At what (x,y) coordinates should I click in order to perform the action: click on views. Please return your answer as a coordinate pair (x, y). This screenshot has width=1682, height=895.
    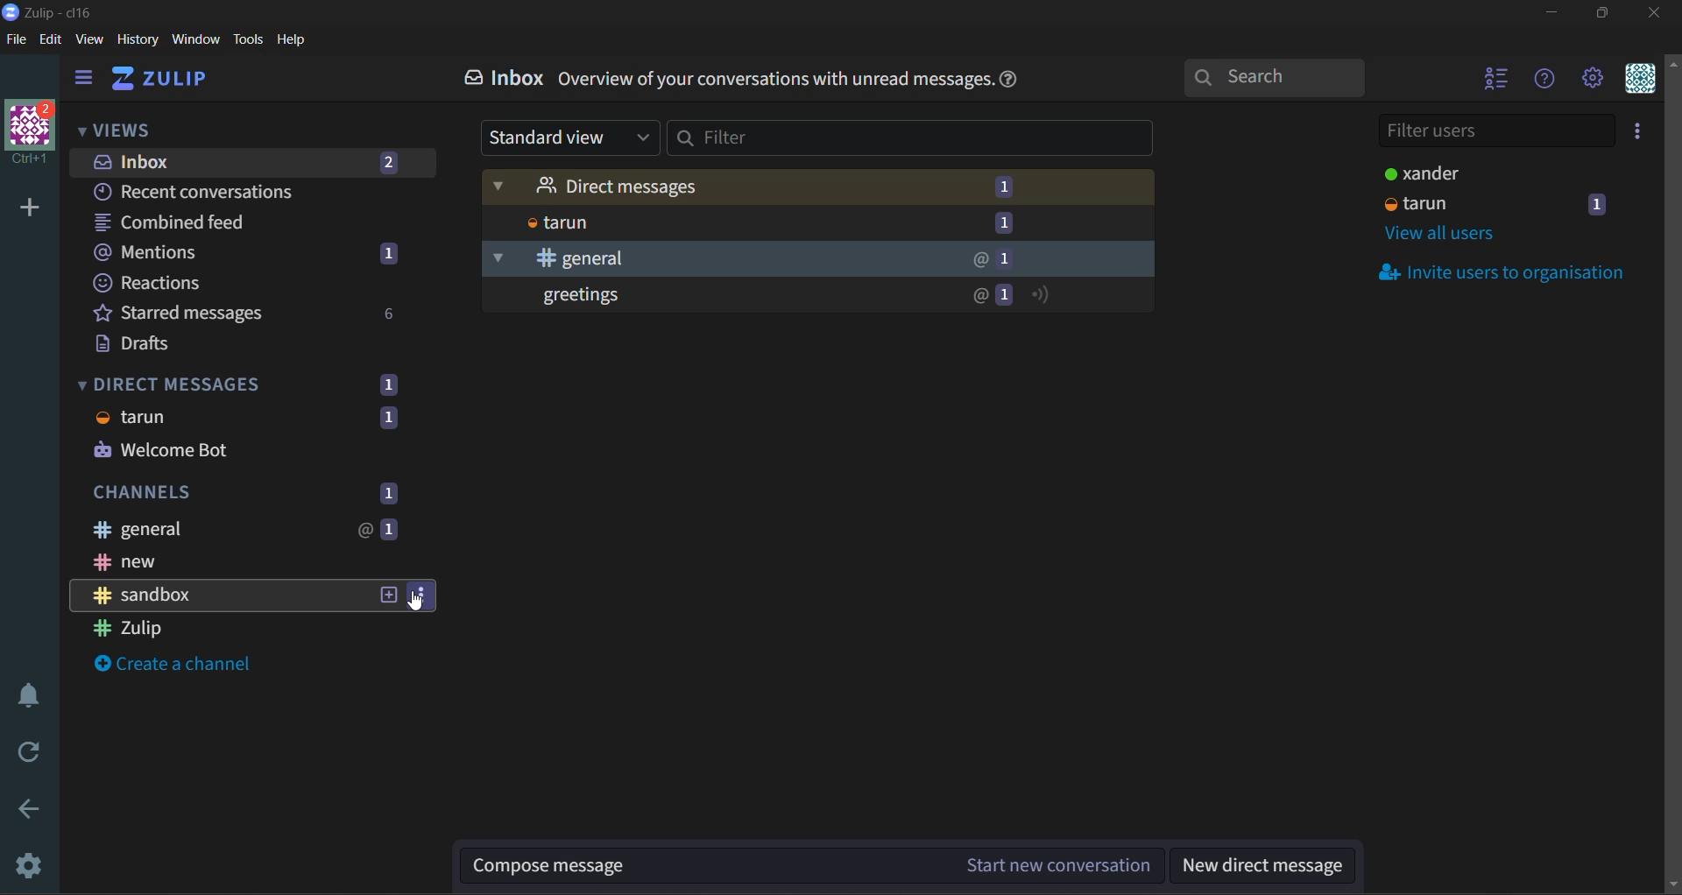
    Looking at the image, I should click on (117, 130).